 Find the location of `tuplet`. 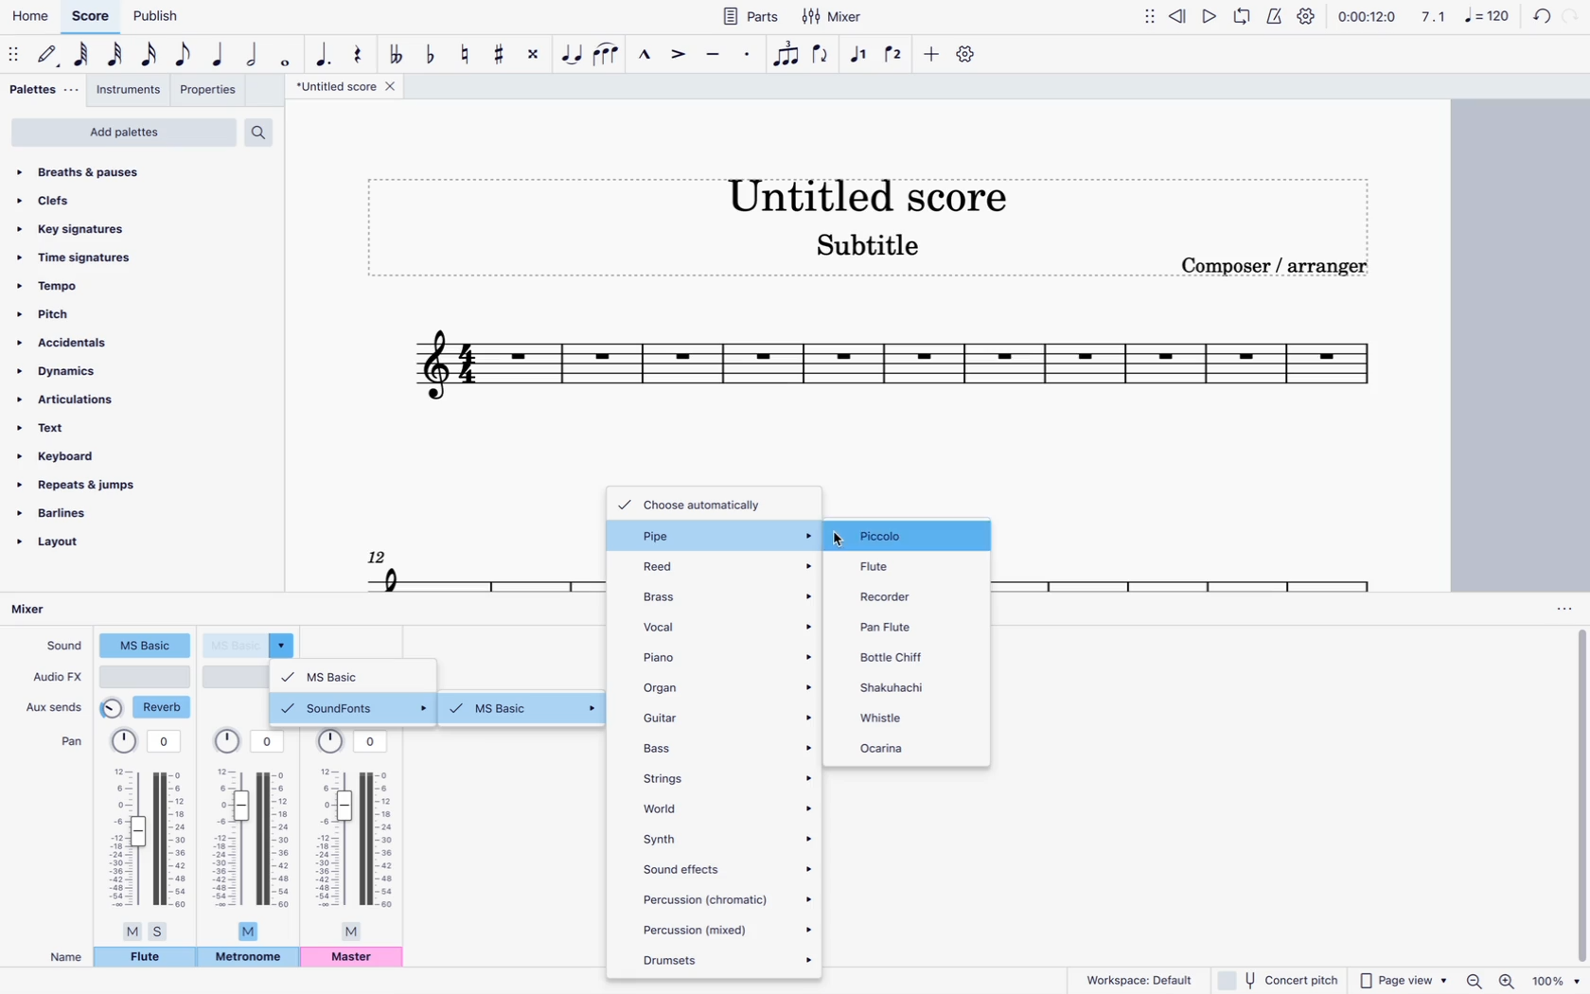

tuplet is located at coordinates (786, 55).